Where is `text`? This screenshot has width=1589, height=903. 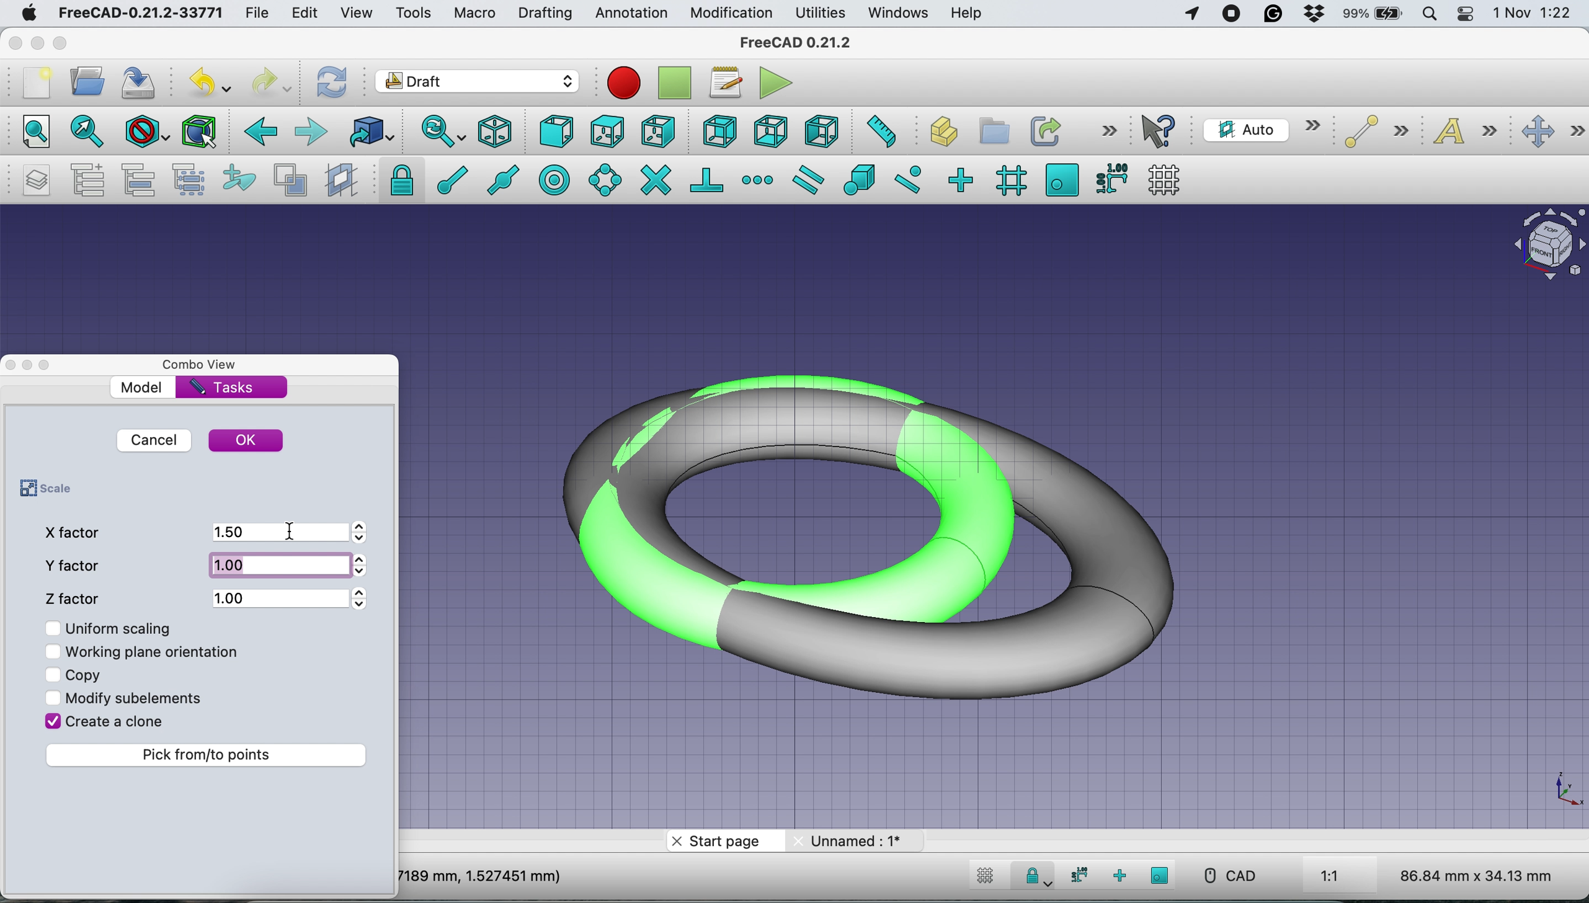 text is located at coordinates (1467, 133).